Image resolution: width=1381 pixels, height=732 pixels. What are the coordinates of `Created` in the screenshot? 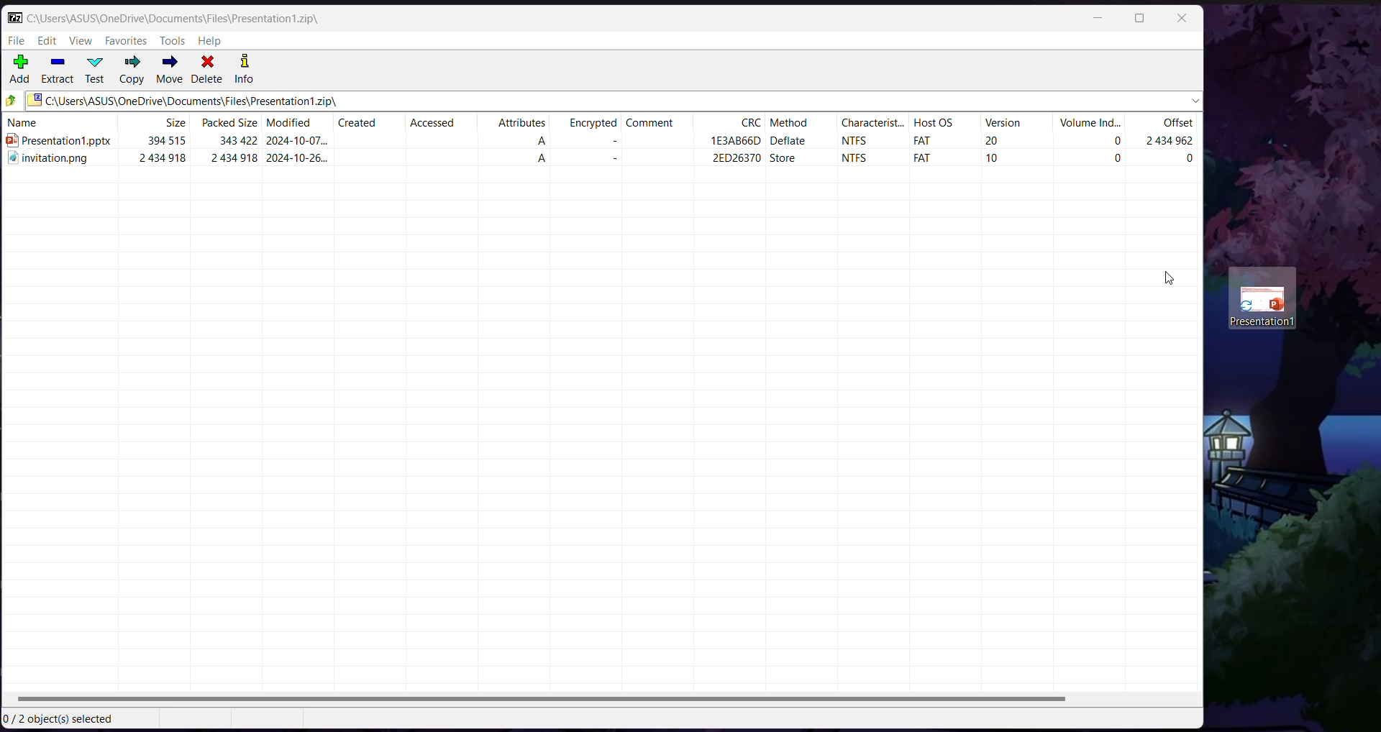 It's located at (356, 123).